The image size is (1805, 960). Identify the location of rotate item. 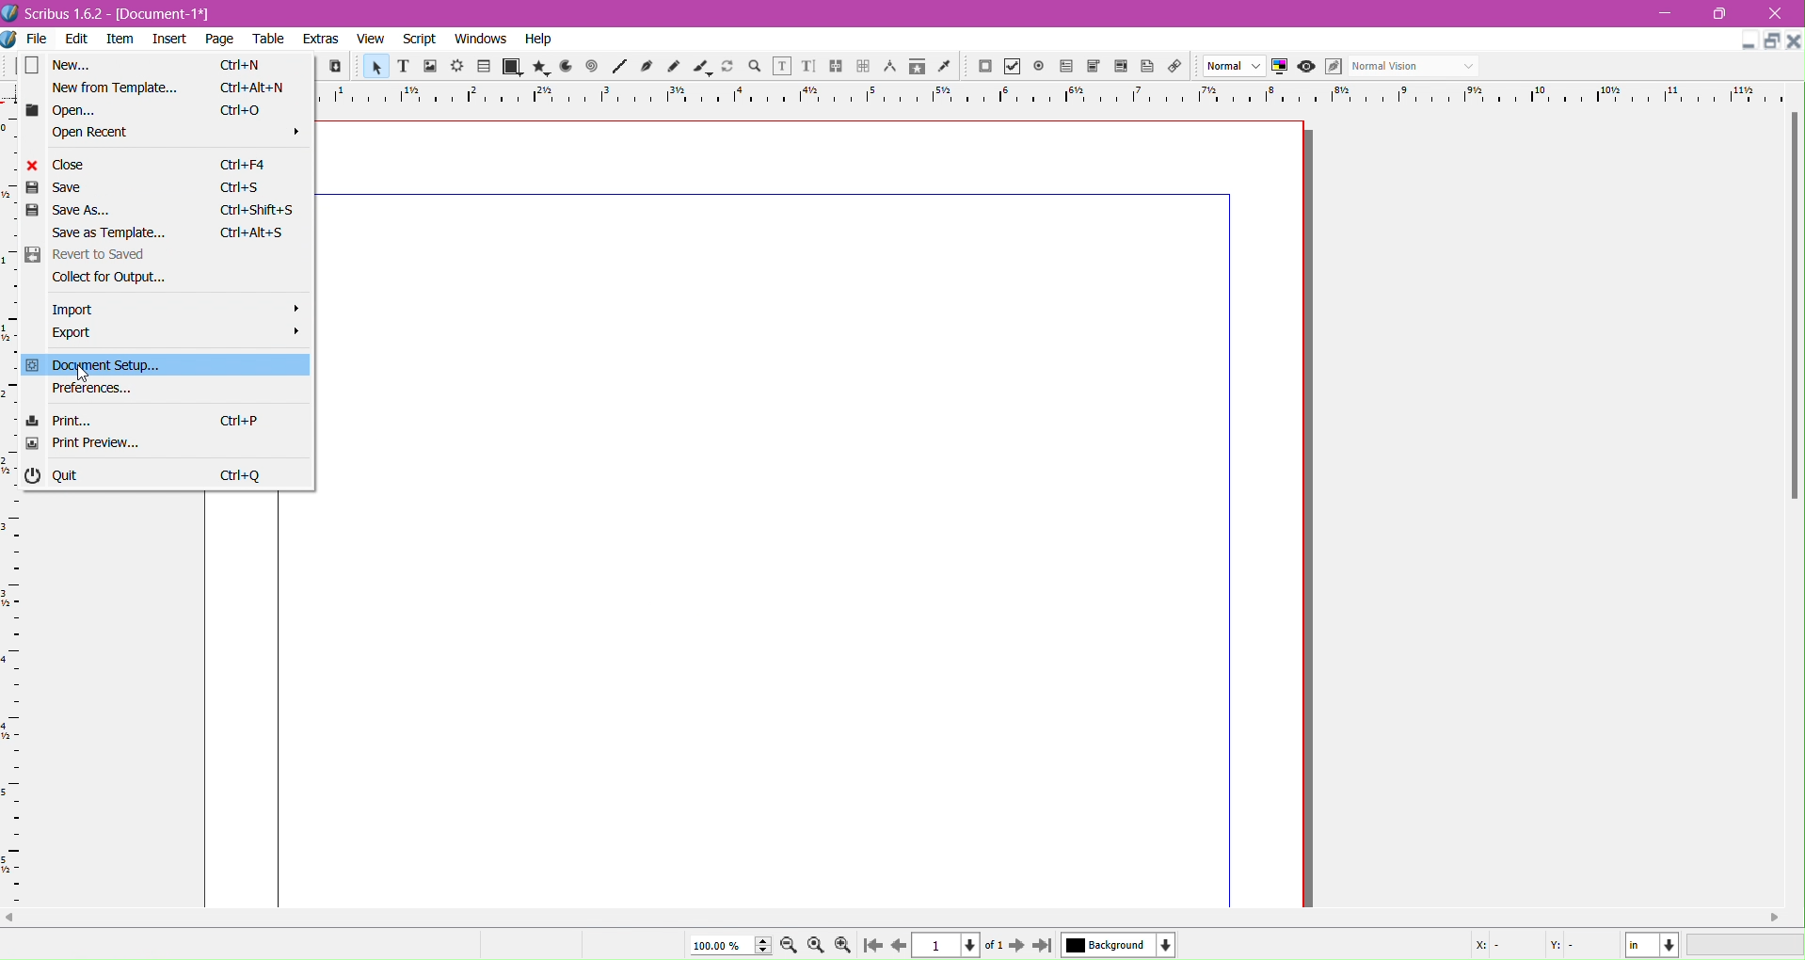
(729, 68).